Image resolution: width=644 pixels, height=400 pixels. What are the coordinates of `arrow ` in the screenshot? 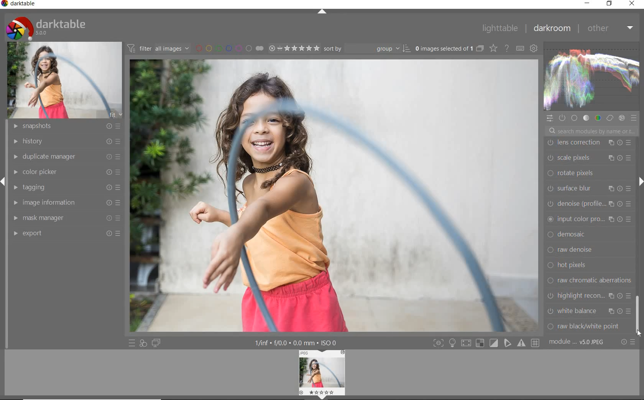 It's located at (5, 182).